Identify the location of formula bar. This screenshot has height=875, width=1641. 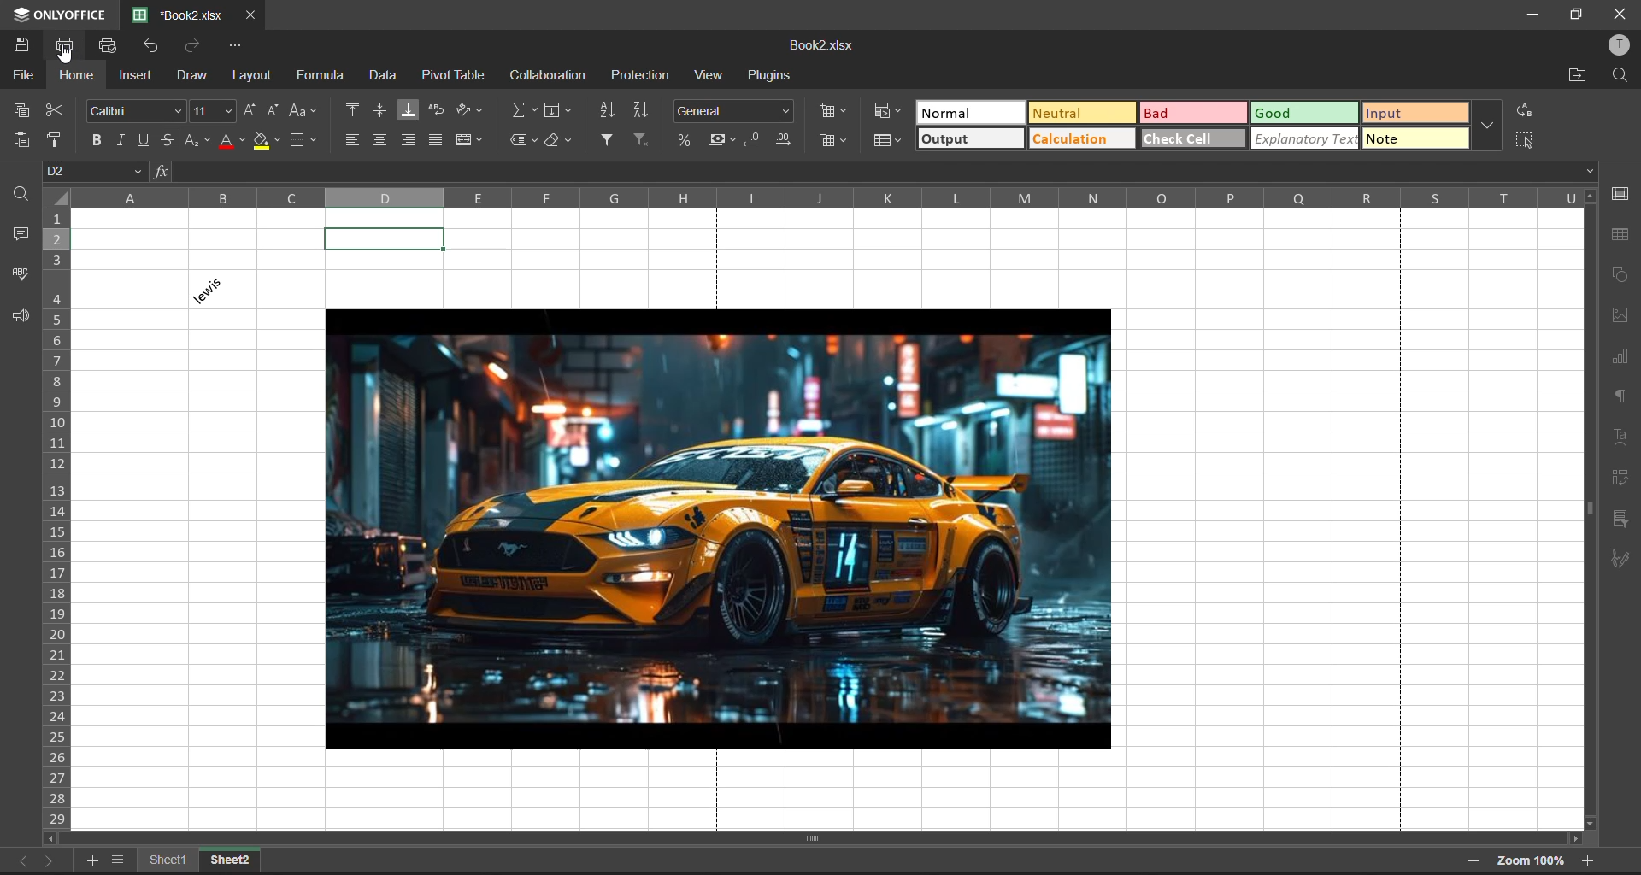
(874, 171).